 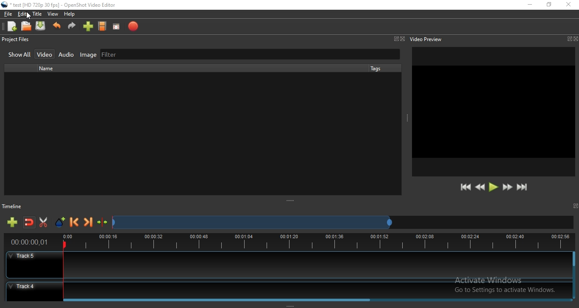 What do you see at coordinates (86, 55) in the screenshot?
I see `Image` at bounding box center [86, 55].